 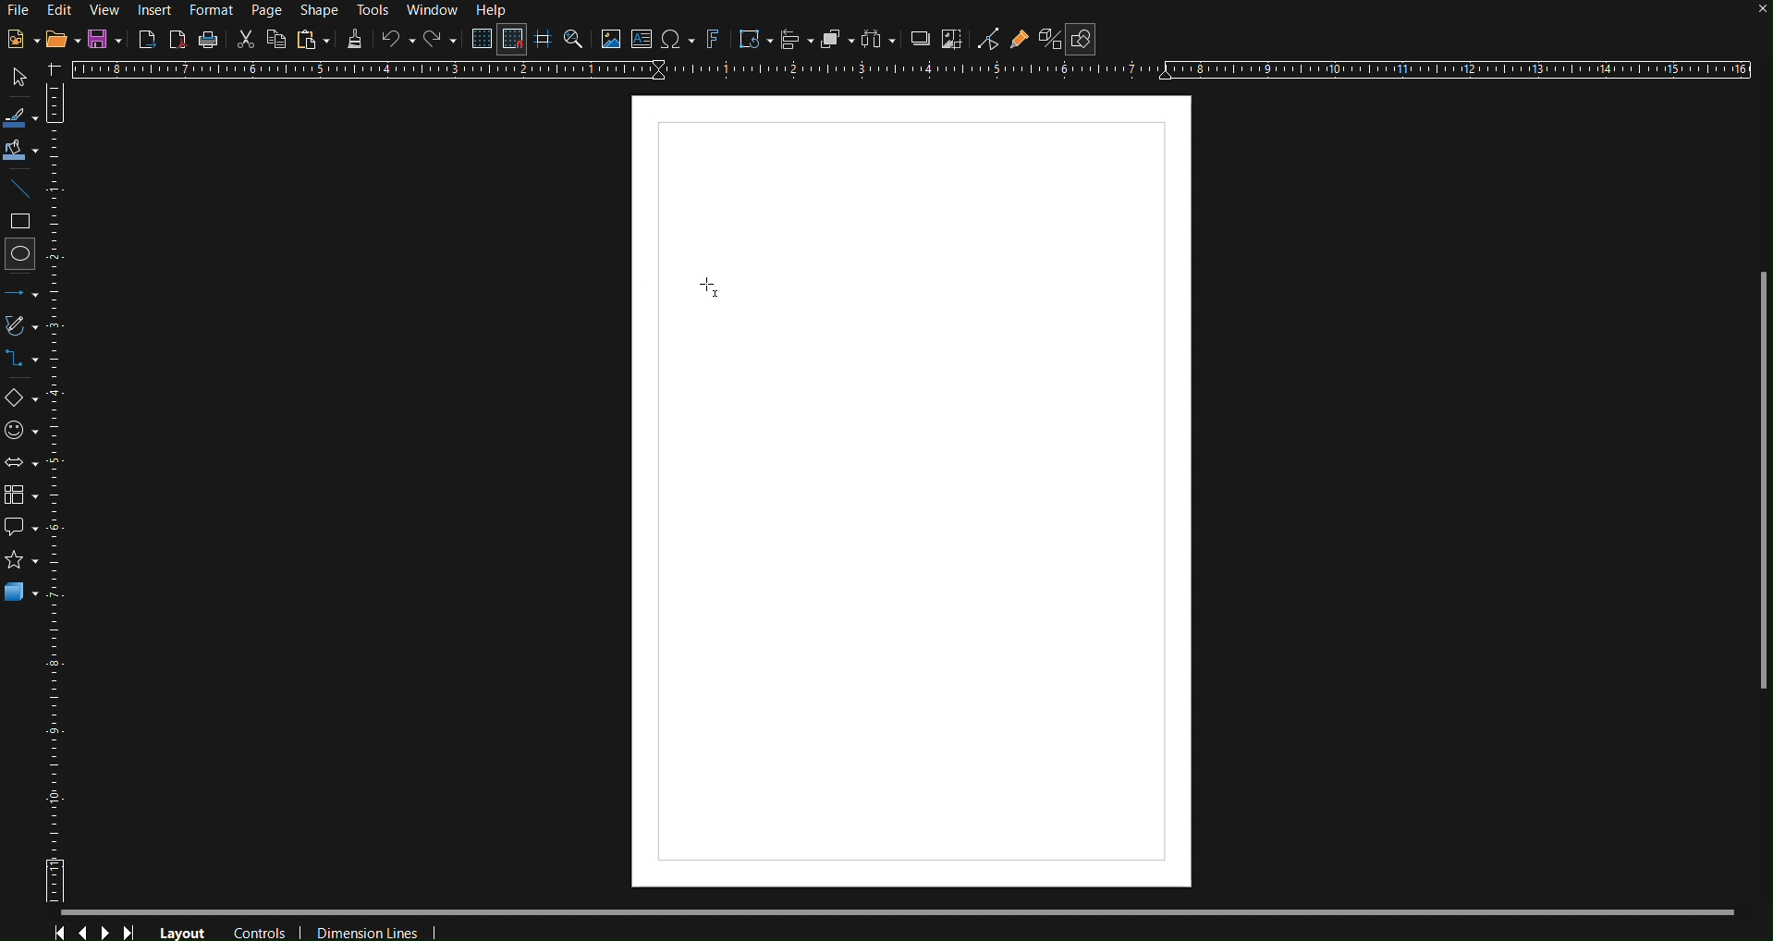 I want to click on close, so click(x=1761, y=11).